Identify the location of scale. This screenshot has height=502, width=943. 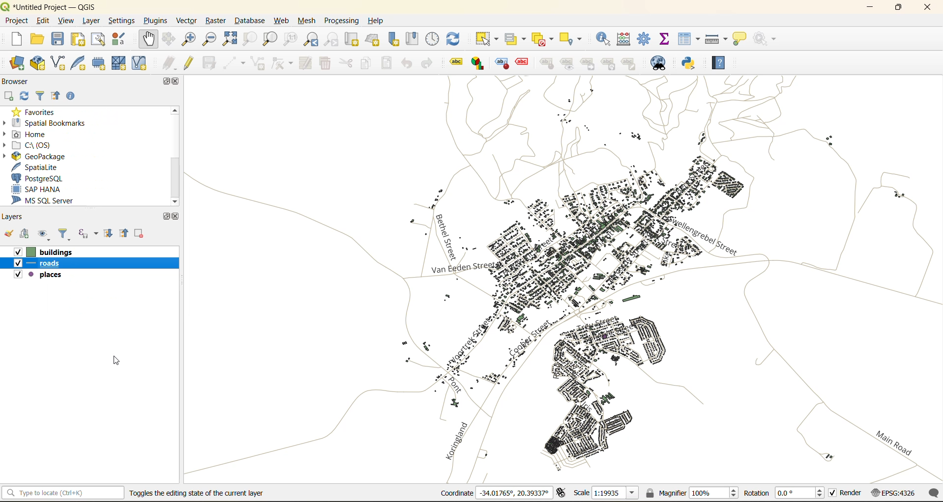
(608, 493).